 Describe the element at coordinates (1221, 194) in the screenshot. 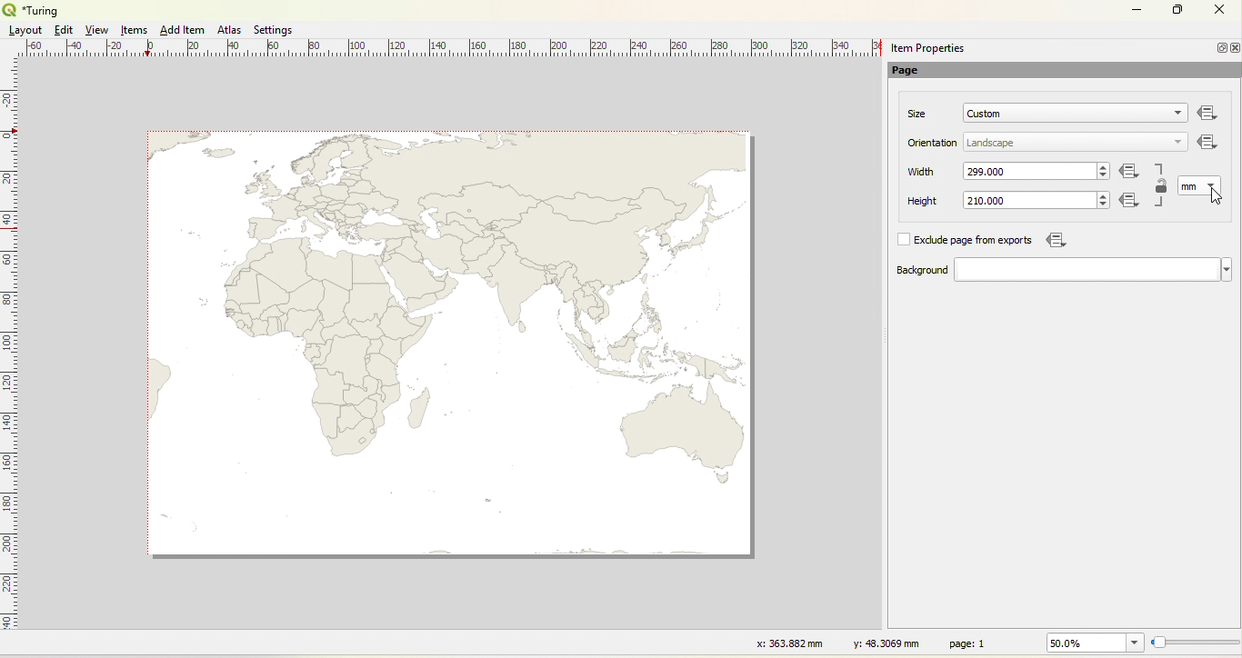

I see `cursor` at that location.